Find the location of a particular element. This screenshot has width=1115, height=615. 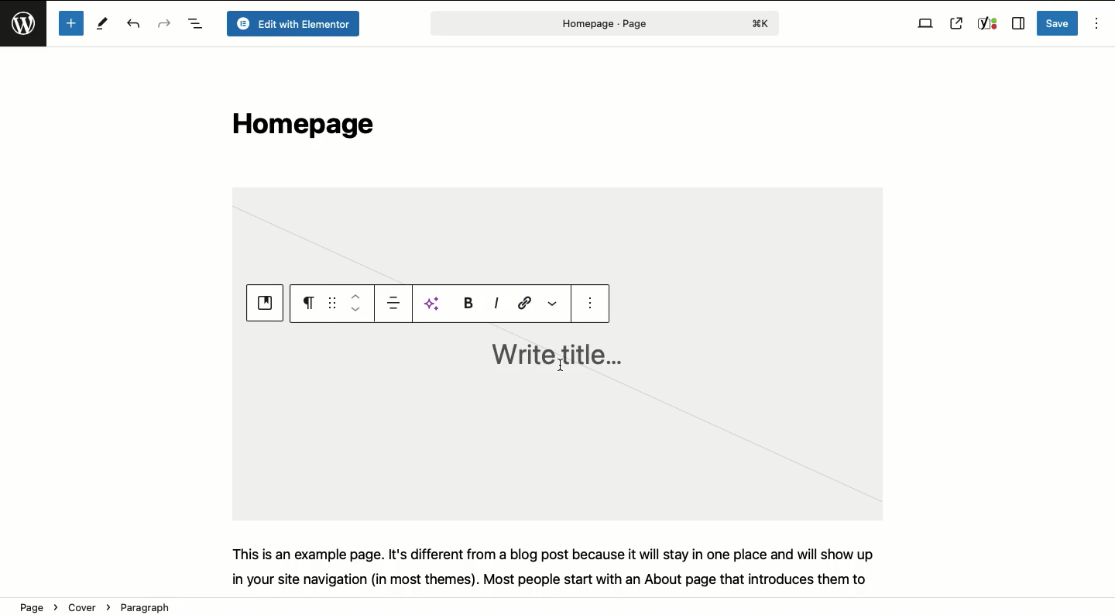

View page is located at coordinates (956, 23).